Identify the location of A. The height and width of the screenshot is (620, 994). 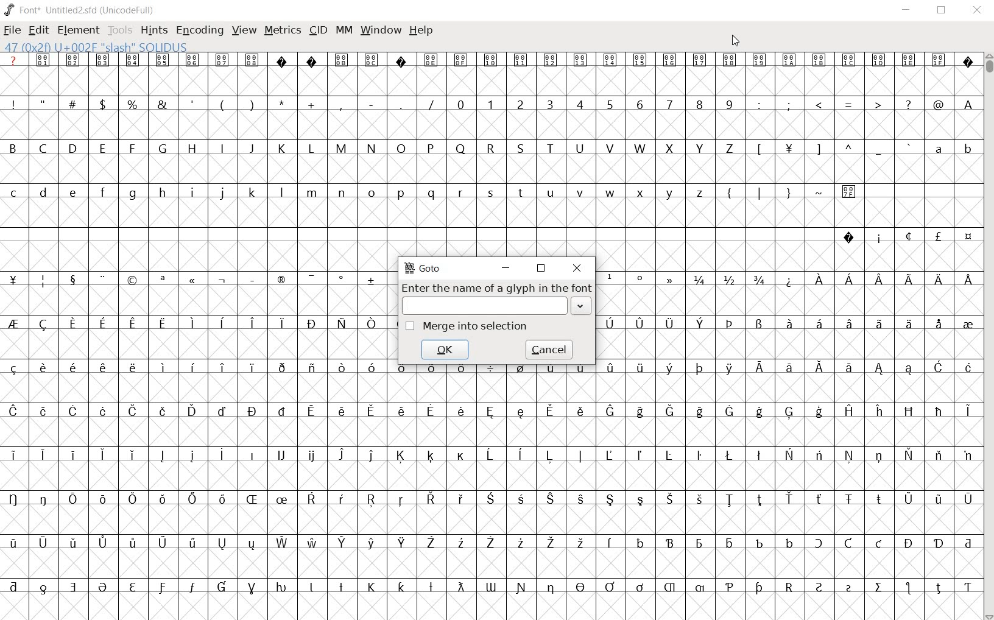
(966, 104).